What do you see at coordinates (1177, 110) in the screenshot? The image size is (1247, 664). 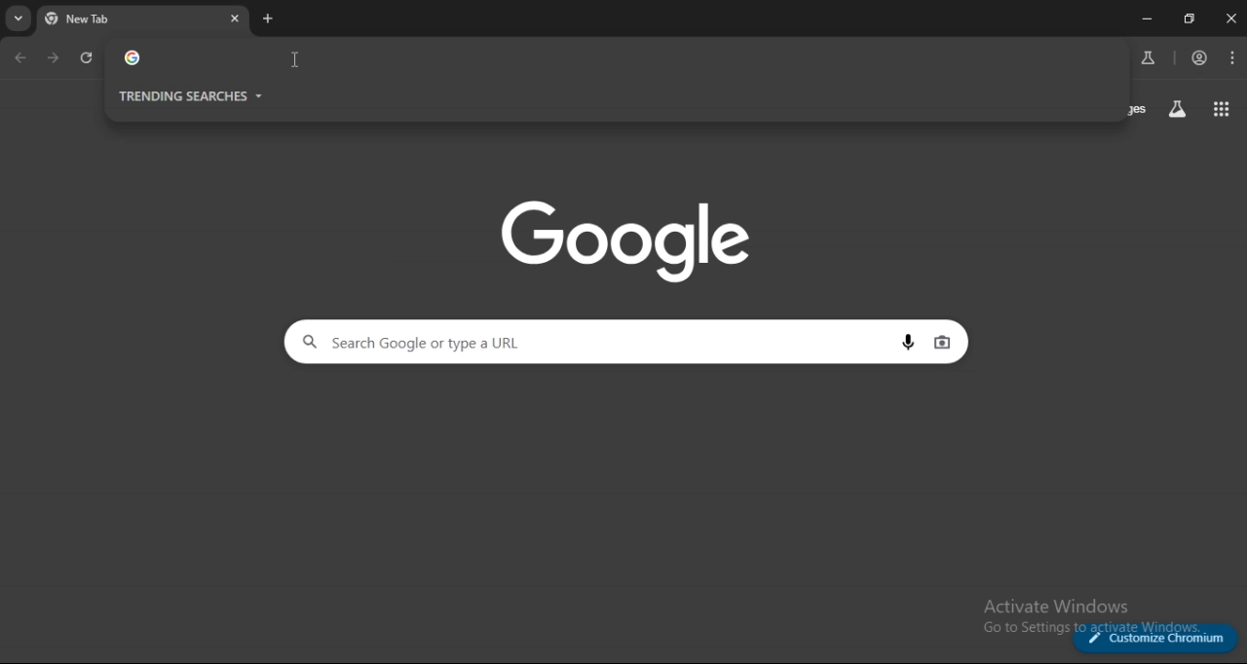 I see `search labs` at bounding box center [1177, 110].